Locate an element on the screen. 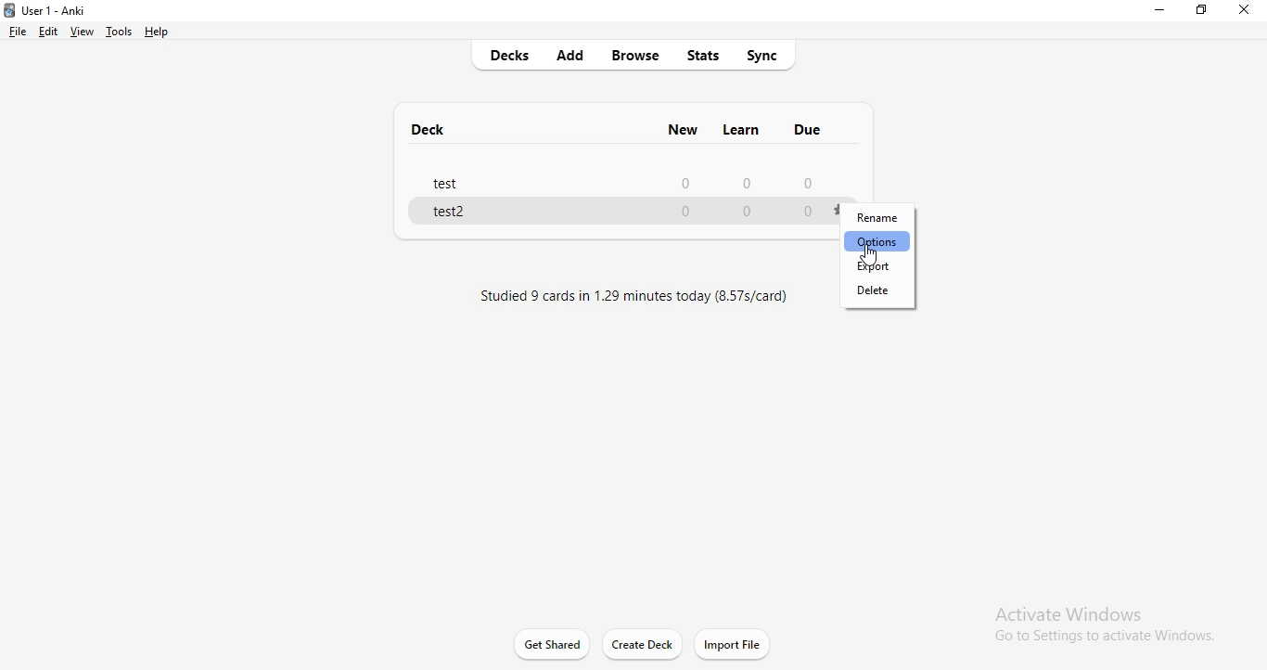  create deck is located at coordinates (645, 646).